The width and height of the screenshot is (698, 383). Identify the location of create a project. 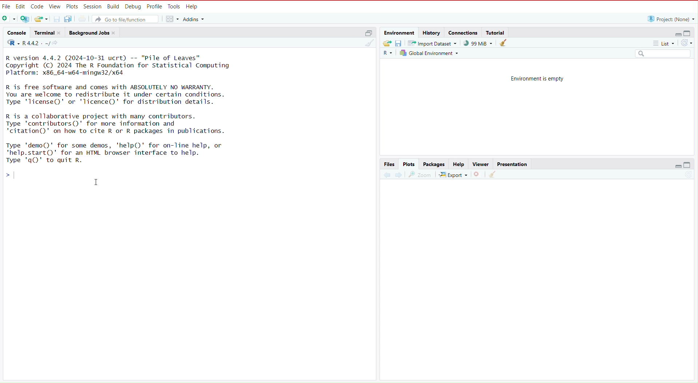
(24, 18).